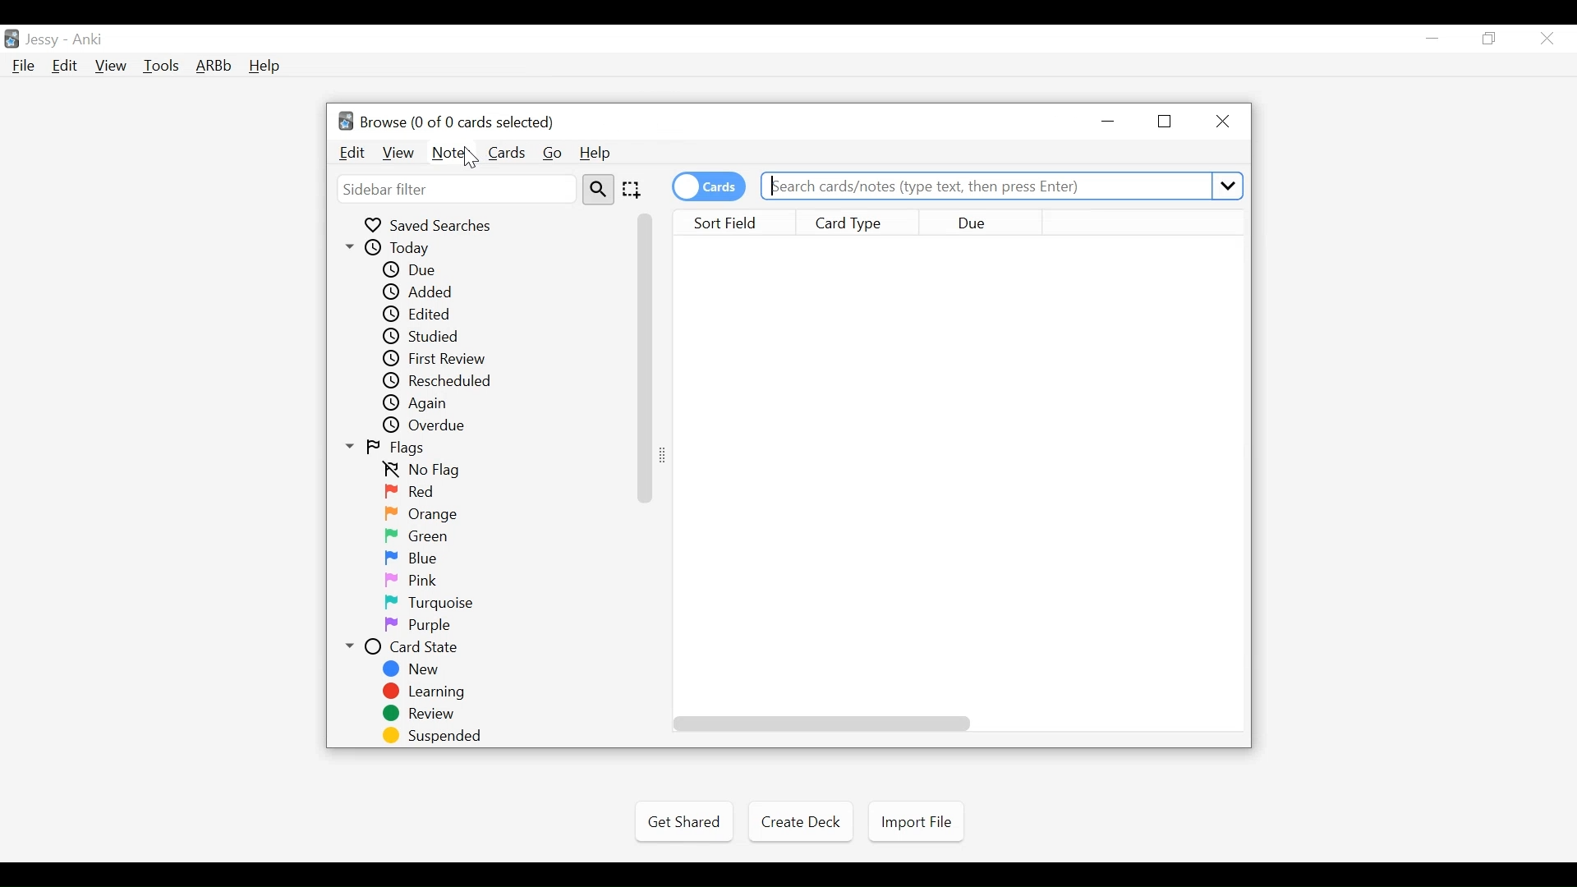 The image size is (1577, 887). What do you see at coordinates (353, 153) in the screenshot?
I see `Edit` at bounding box center [353, 153].